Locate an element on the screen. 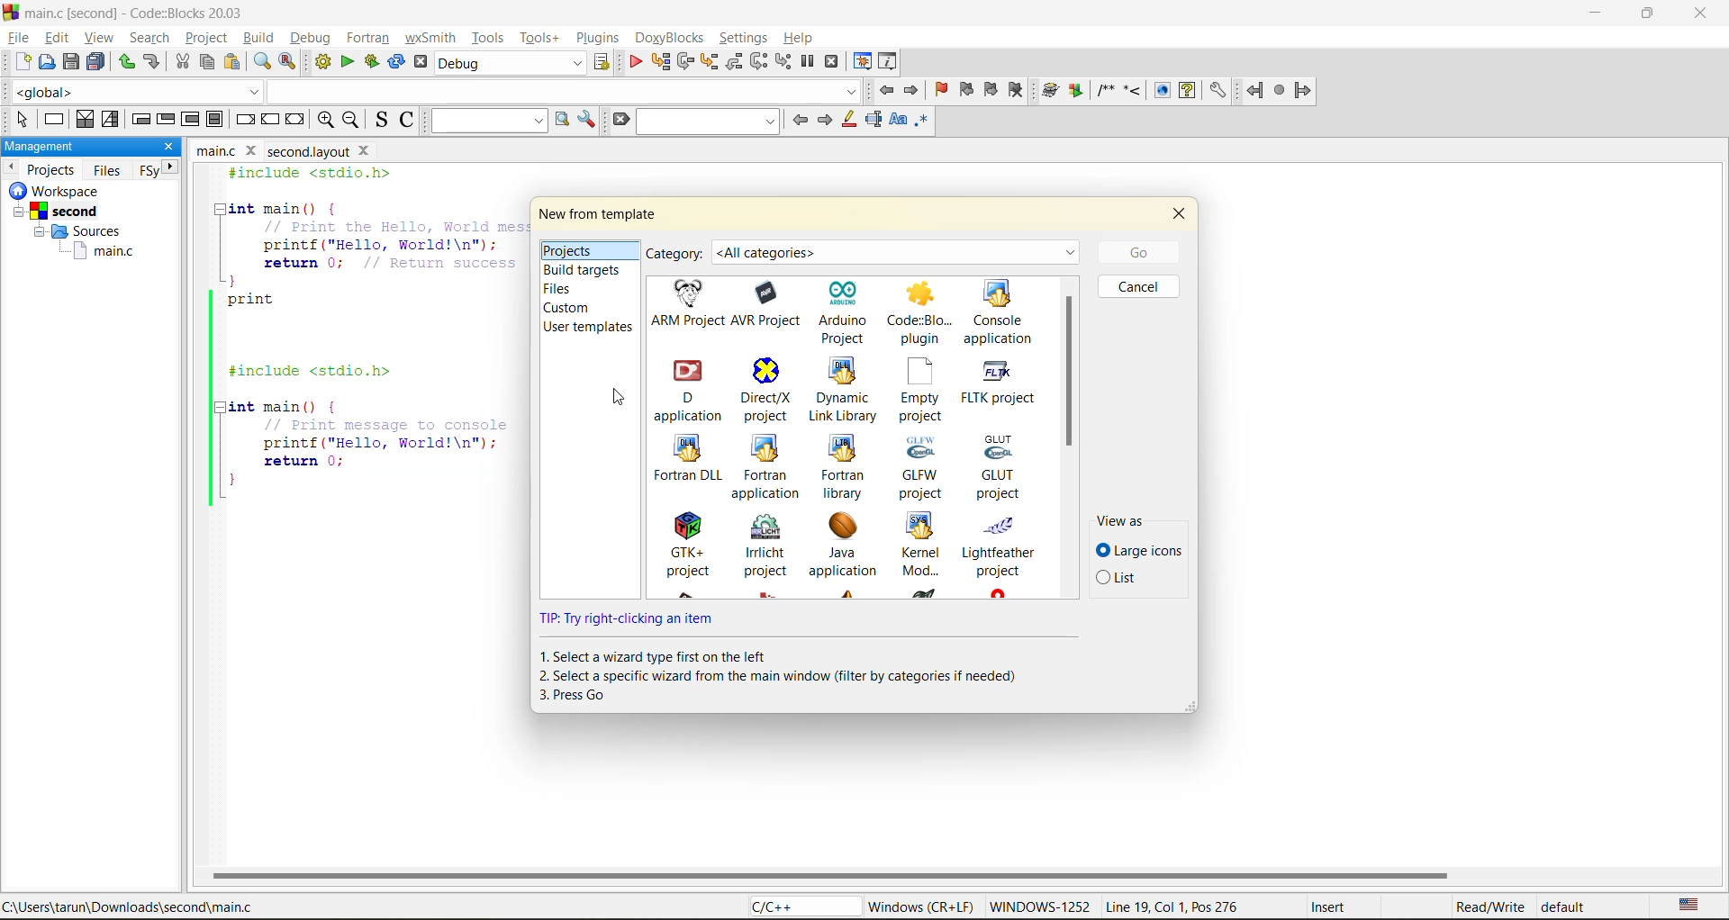 The image size is (1729, 920). return instruction is located at coordinates (298, 122).